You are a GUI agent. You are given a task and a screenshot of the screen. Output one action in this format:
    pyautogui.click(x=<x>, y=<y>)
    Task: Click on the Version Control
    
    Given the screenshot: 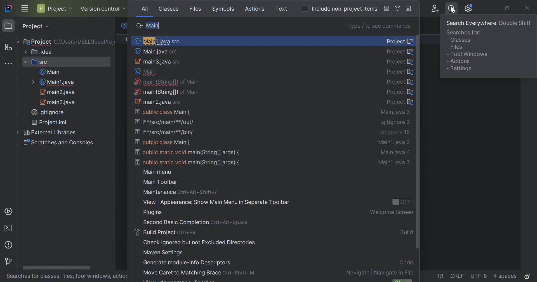 What is the action you would take?
    pyautogui.click(x=8, y=262)
    